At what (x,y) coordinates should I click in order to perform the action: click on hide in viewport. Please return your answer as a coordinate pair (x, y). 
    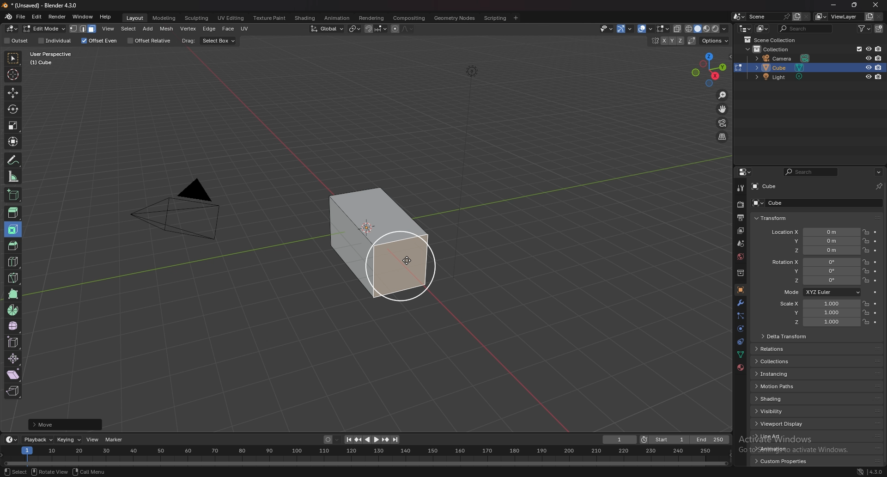
    Looking at the image, I should click on (866, 67).